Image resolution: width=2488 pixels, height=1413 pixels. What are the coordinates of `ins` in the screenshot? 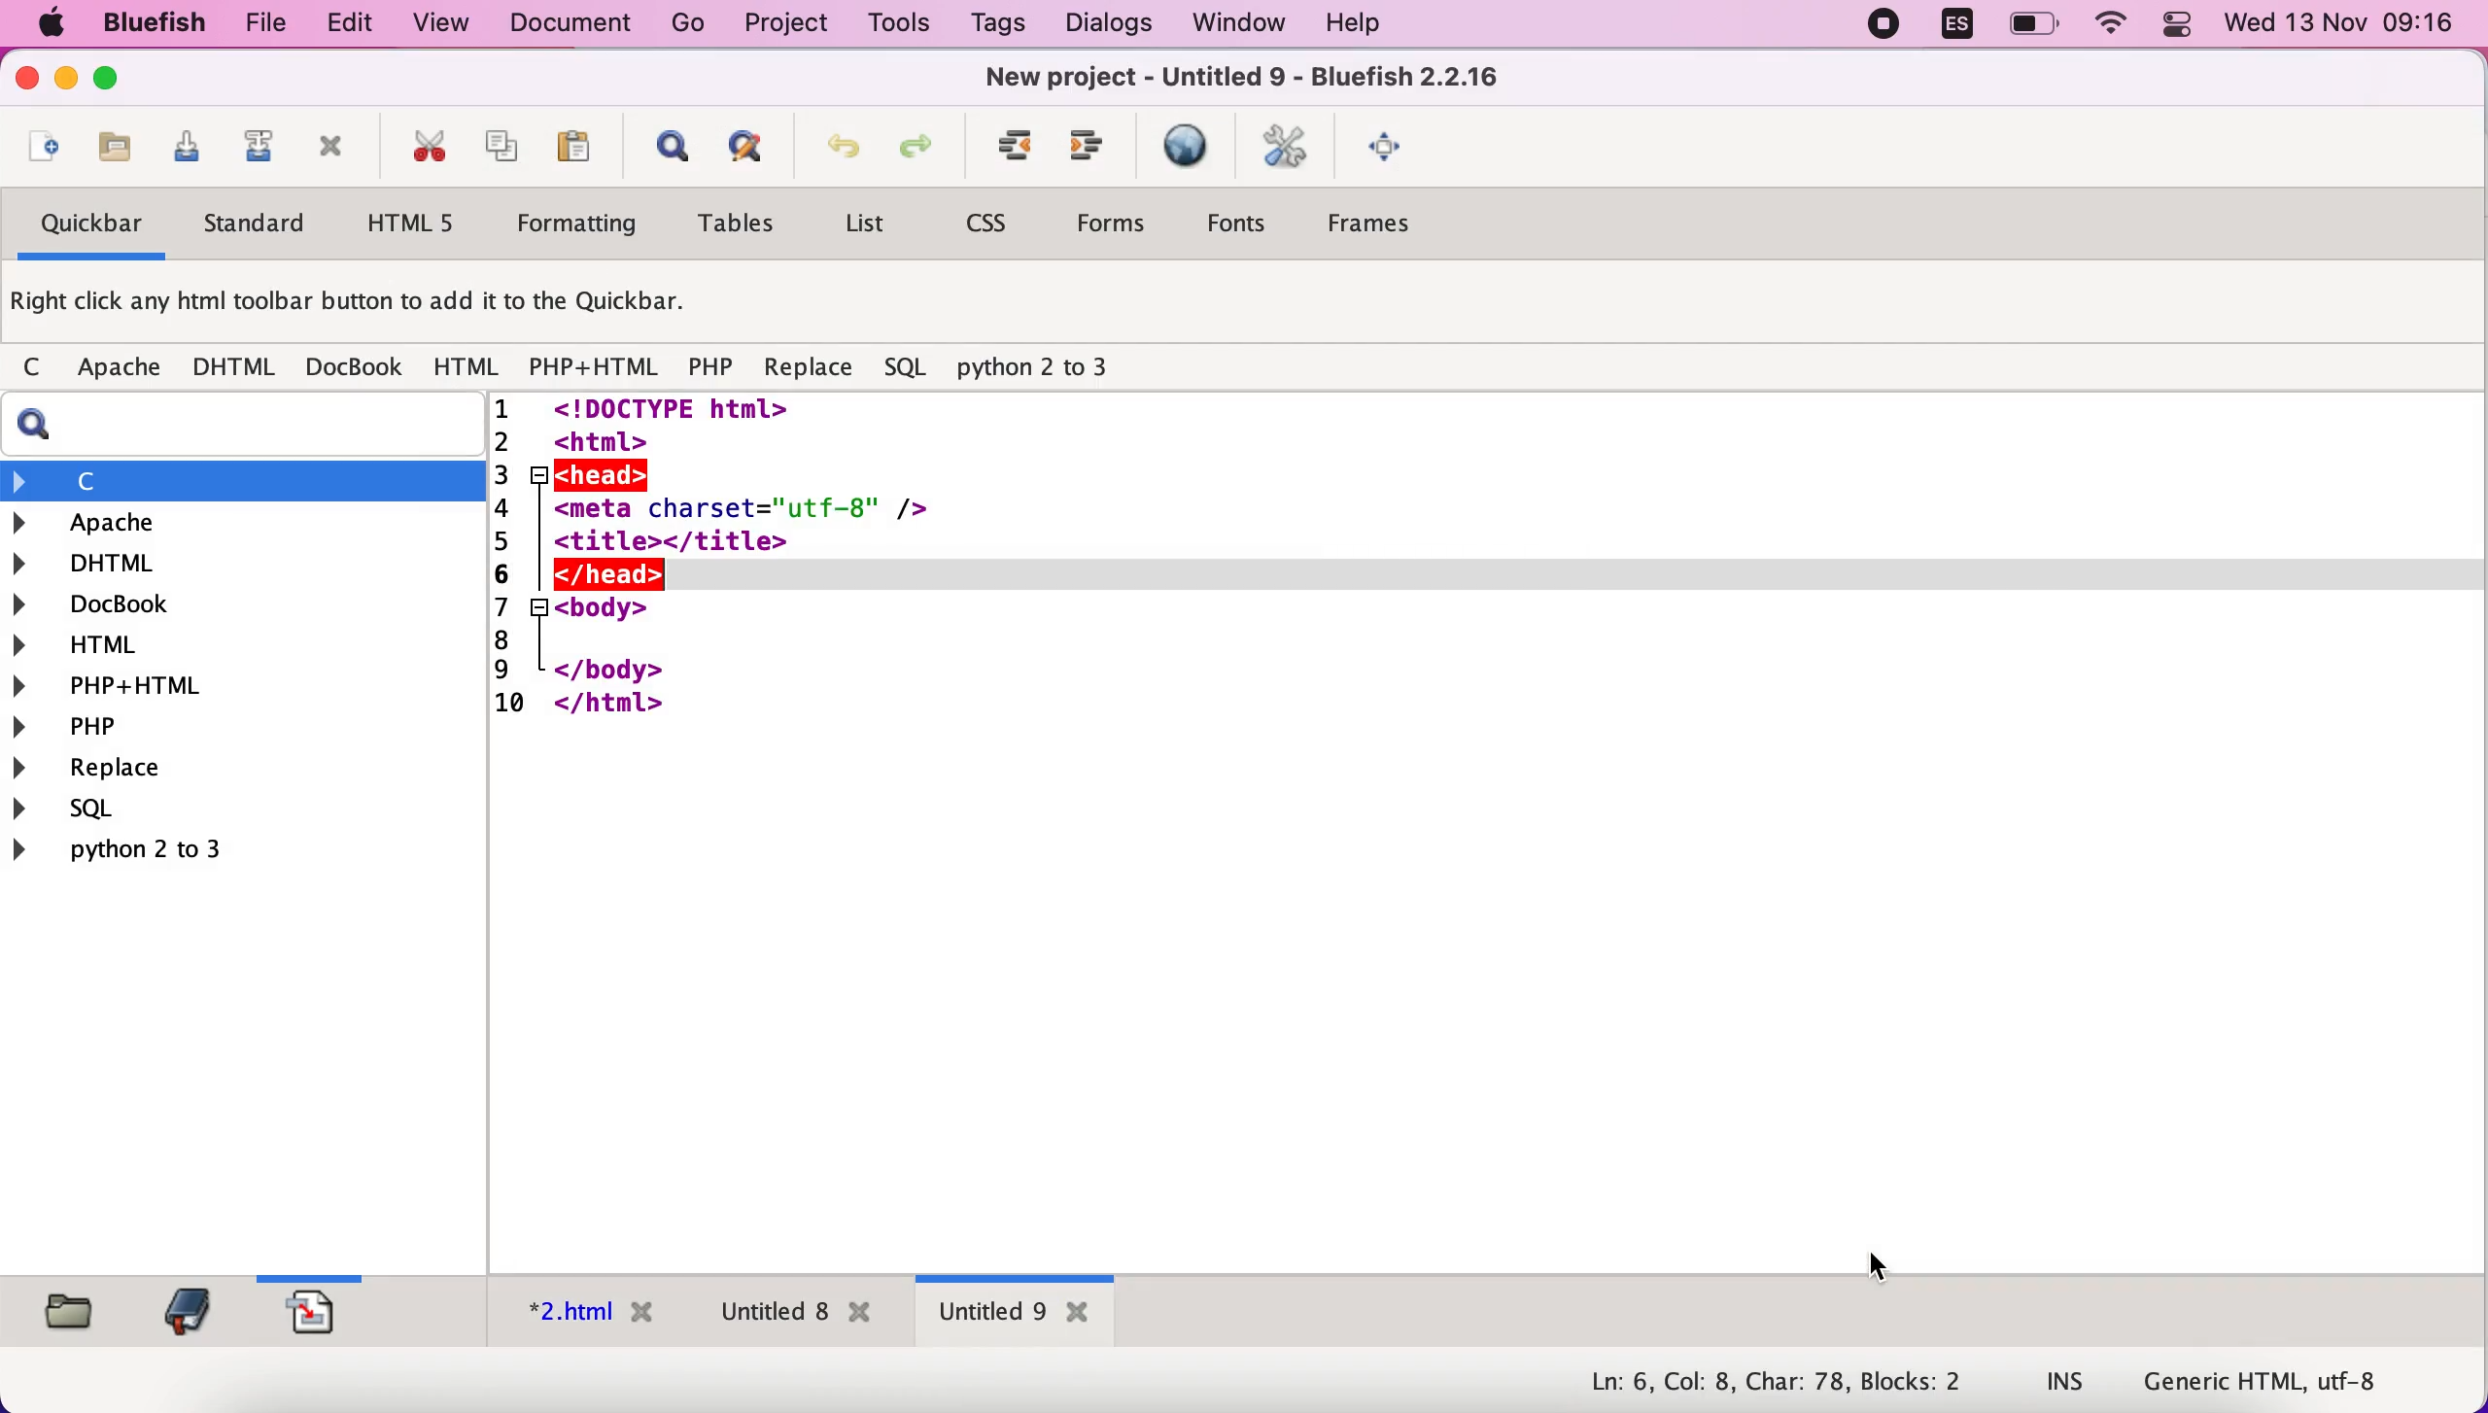 It's located at (2066, 1384).